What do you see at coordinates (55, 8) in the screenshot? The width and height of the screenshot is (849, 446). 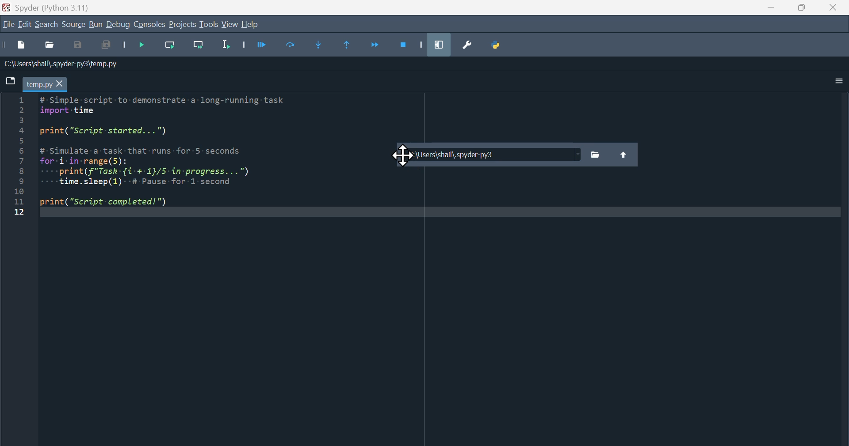 I see `spyder` at bounding box center [55, 8].